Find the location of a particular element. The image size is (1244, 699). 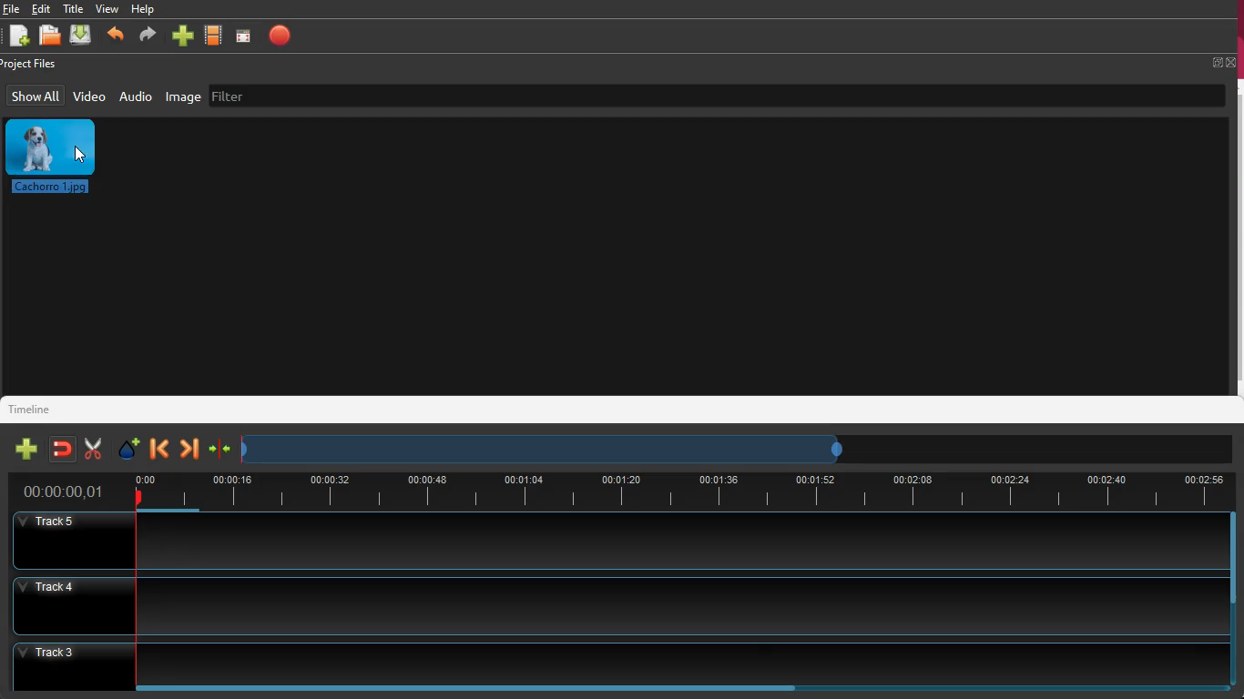

download is located at coordinates (82, 34).